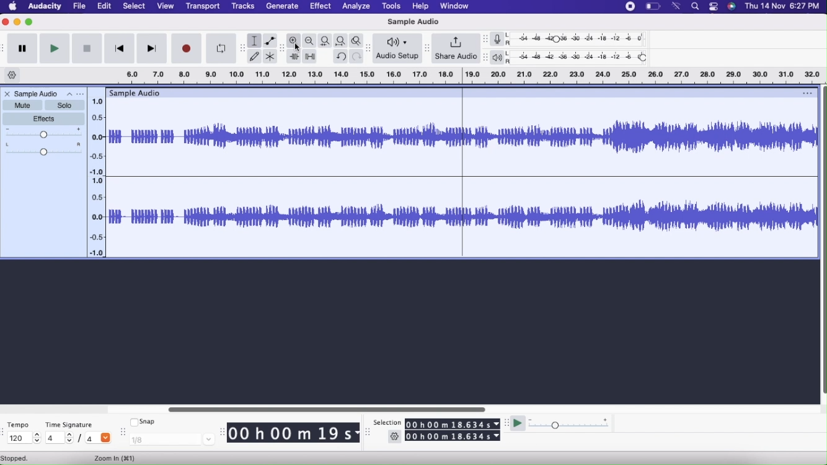  Describe the element at coordinates (21, 458) in the screenshot. I see `stopped` at that location.